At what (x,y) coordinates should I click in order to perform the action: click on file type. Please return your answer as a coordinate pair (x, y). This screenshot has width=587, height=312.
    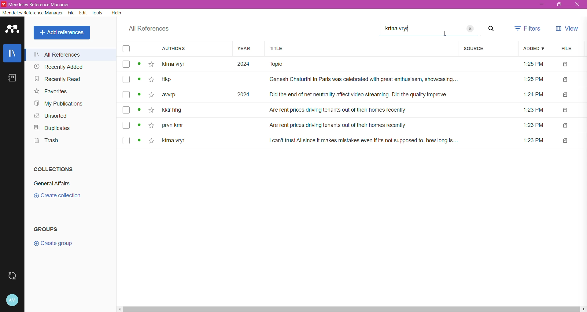
    Looking at the image, I should click on (566, 126).